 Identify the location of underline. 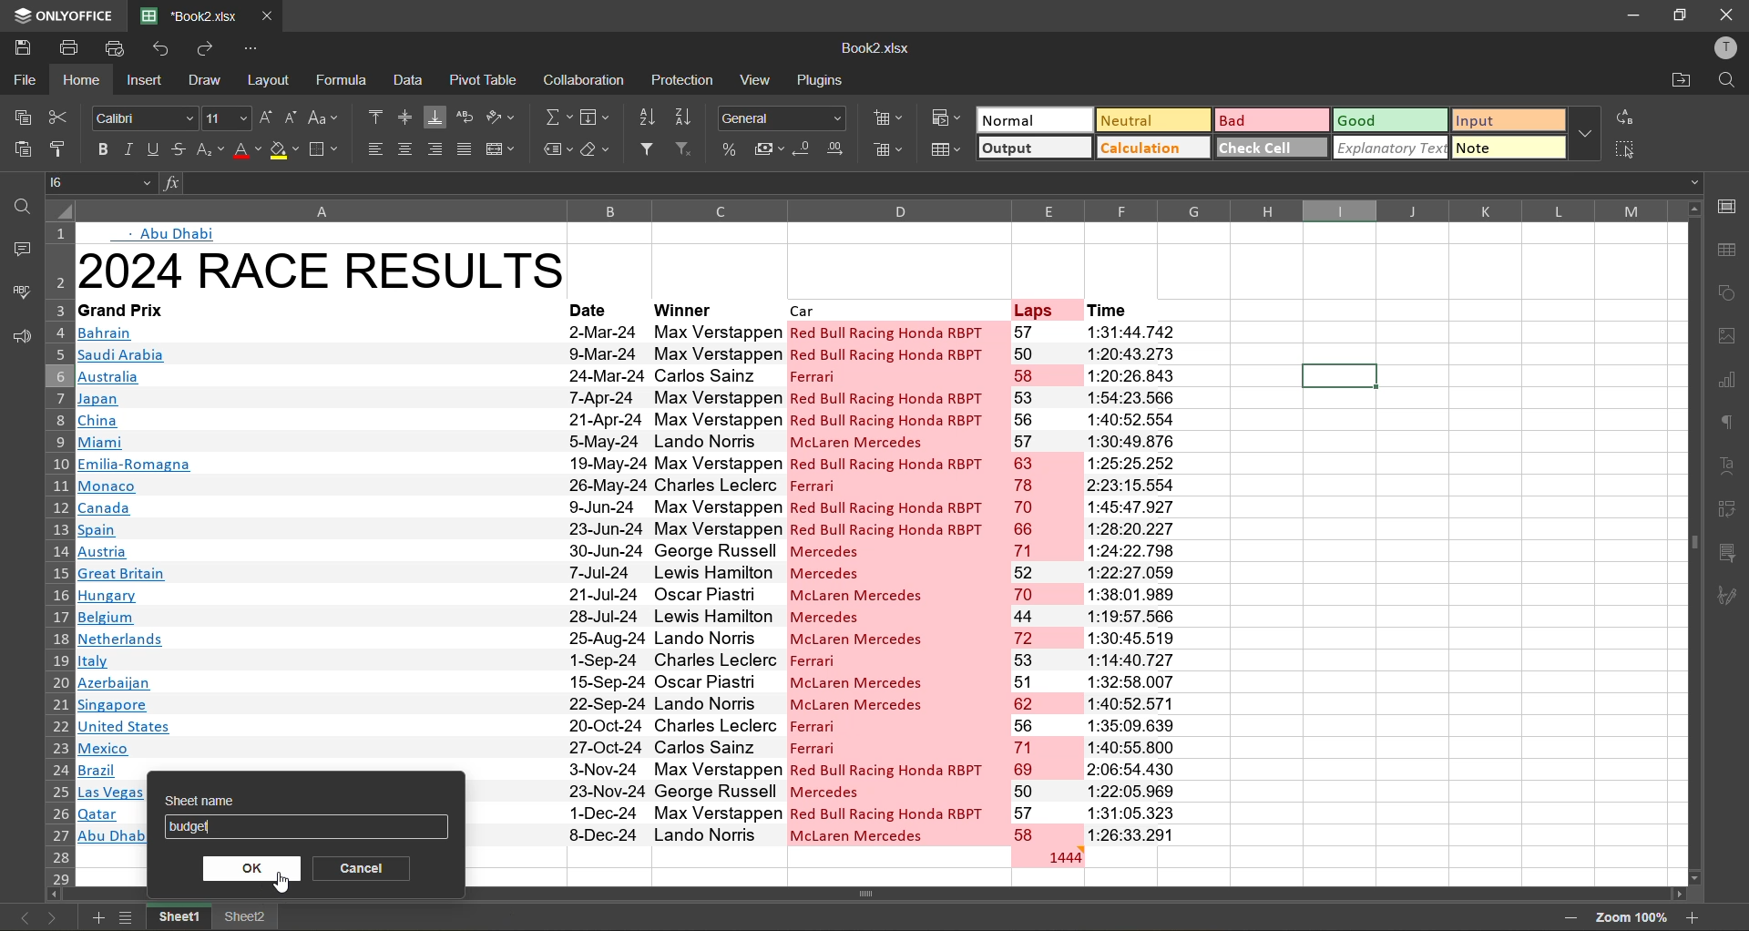
(149, 151).